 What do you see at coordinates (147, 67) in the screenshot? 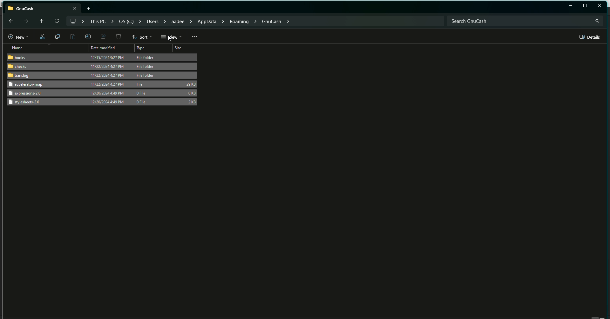
I see `File folder` at bounding box center [147, 67].